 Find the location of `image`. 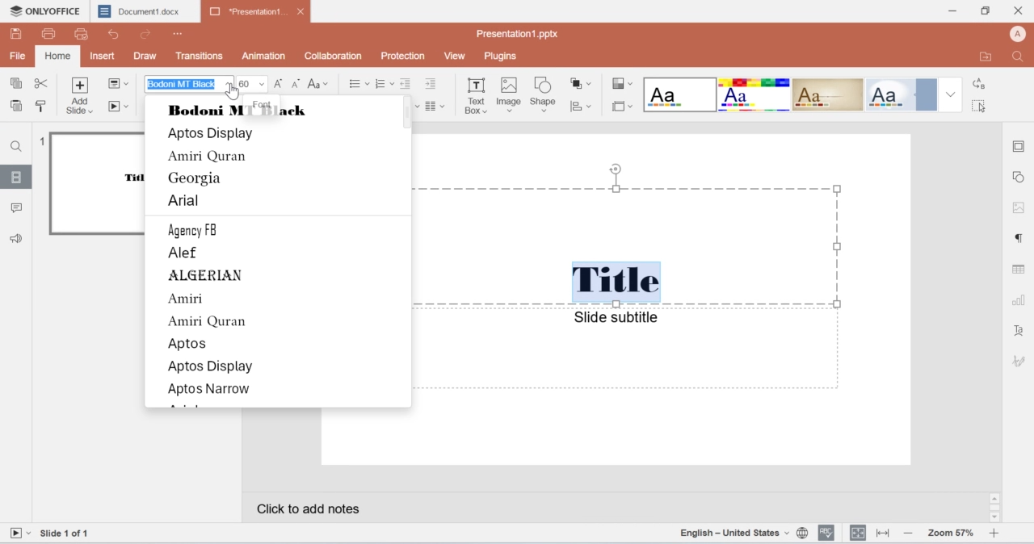

image is located at coordinates (508, 96).